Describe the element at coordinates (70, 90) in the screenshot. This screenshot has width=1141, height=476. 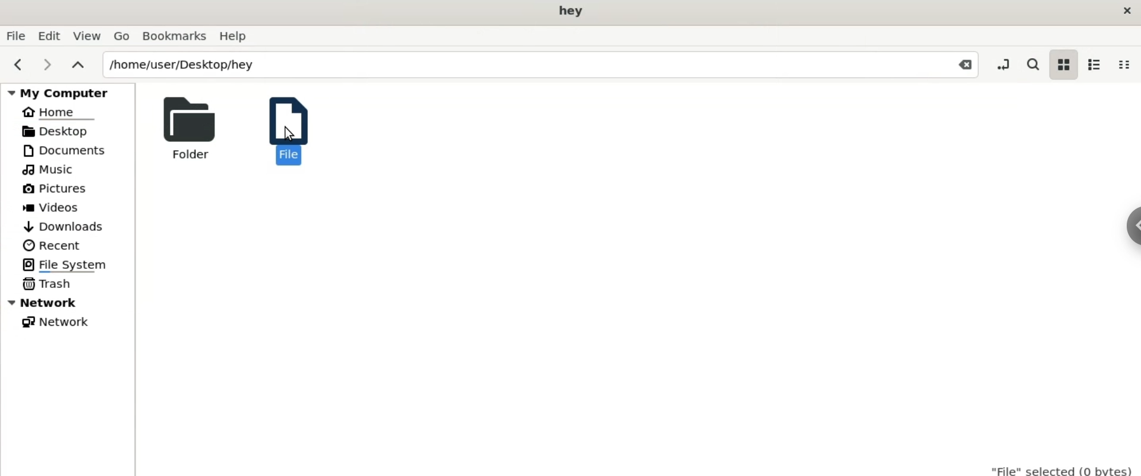
I see `my computer` at that location.